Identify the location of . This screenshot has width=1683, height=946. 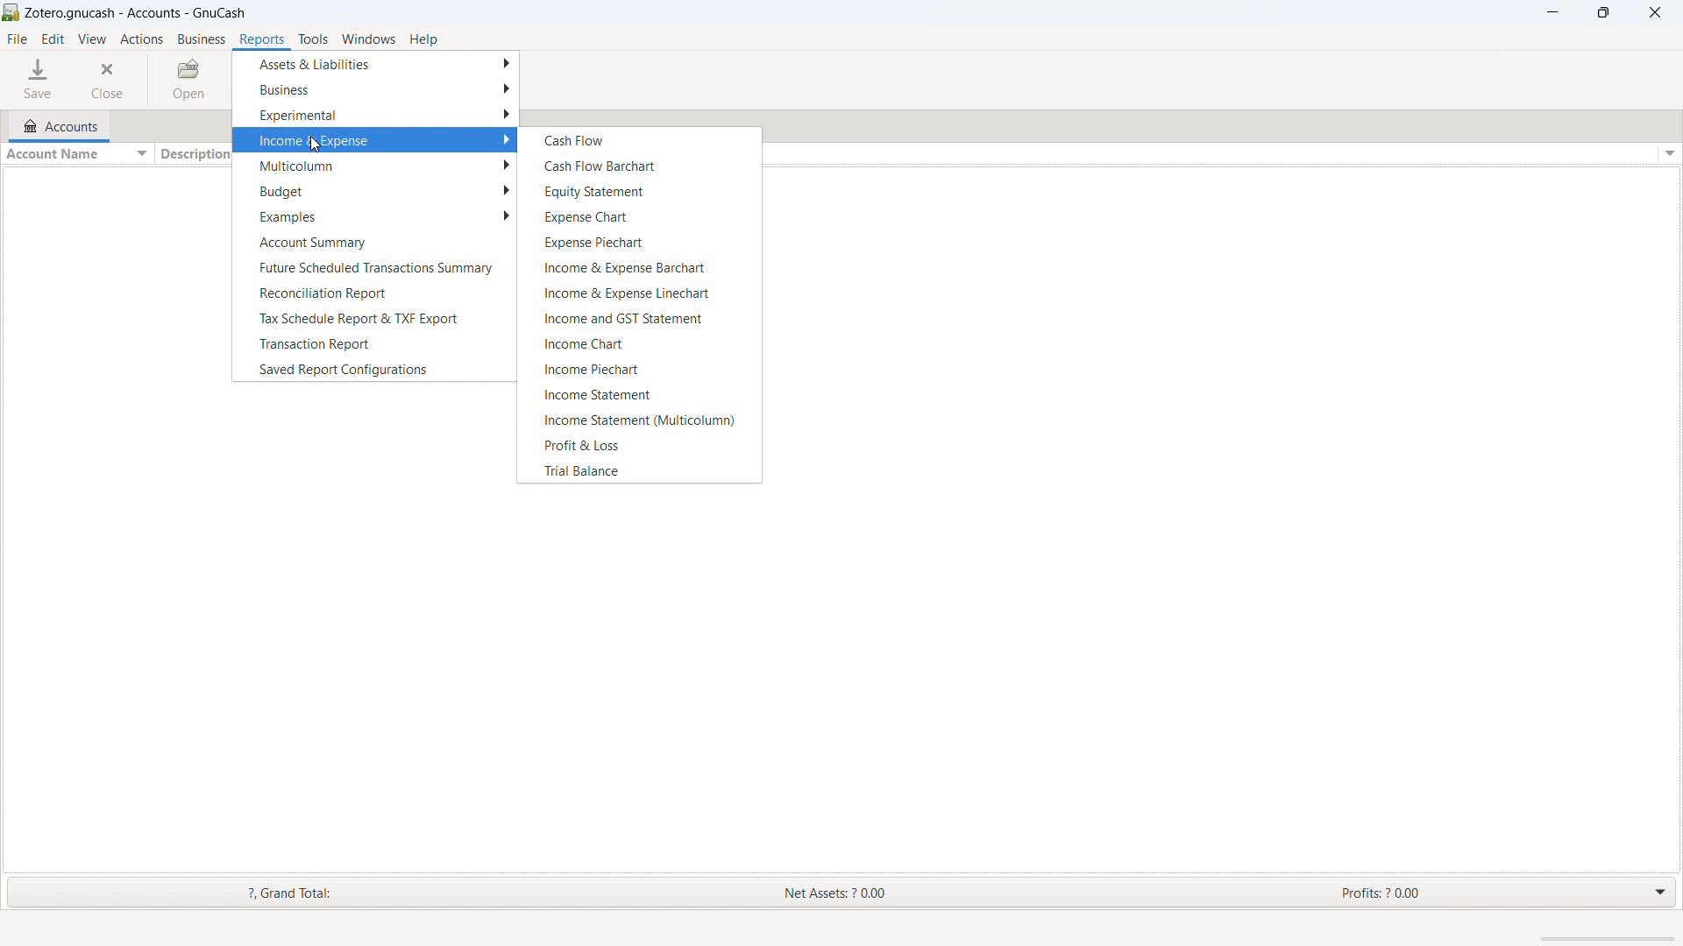
(374, 140).